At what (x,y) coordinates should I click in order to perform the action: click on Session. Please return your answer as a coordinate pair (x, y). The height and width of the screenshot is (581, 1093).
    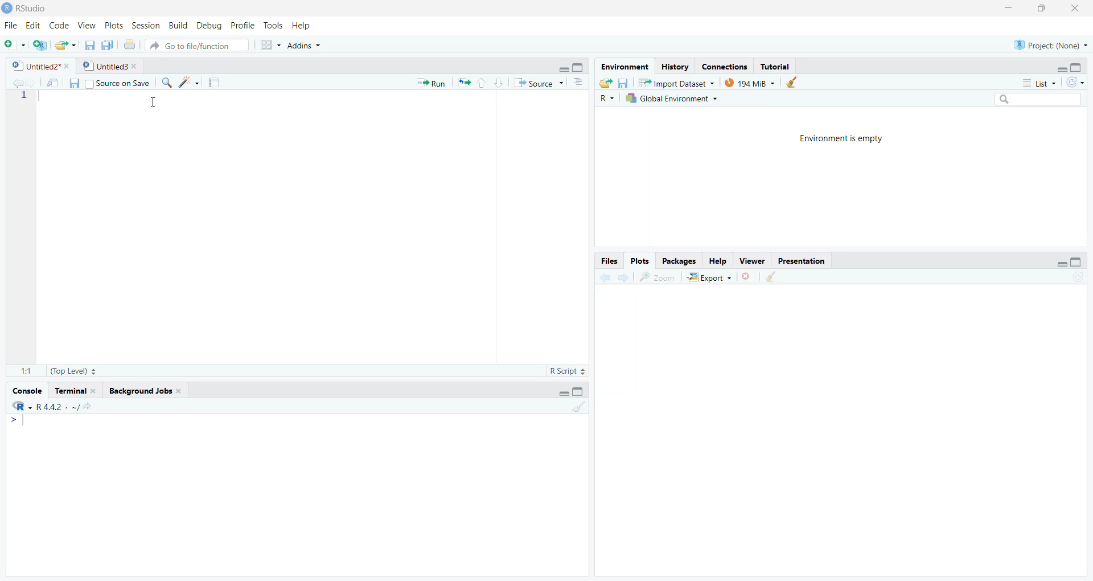
    Looking at the image, I should click on (146, 25).